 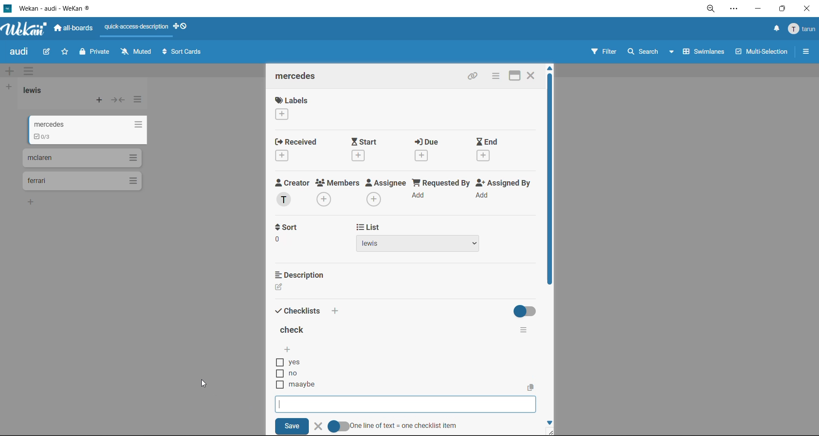 What do you see at coordinates (31, 71) in the screenshot?
I see `swimlane actions` at bounding box center [31, 71].